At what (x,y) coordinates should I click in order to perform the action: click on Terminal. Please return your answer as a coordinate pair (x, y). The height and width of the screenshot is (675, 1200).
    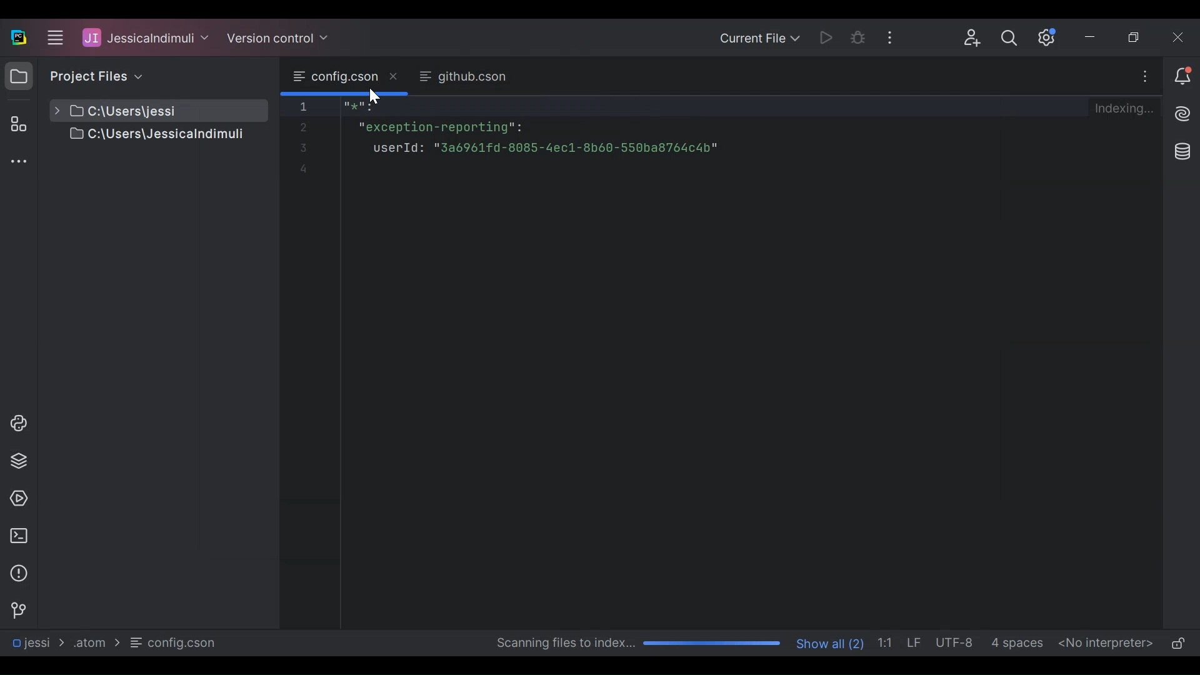
    Looking at the image, I should click on (19, 536).